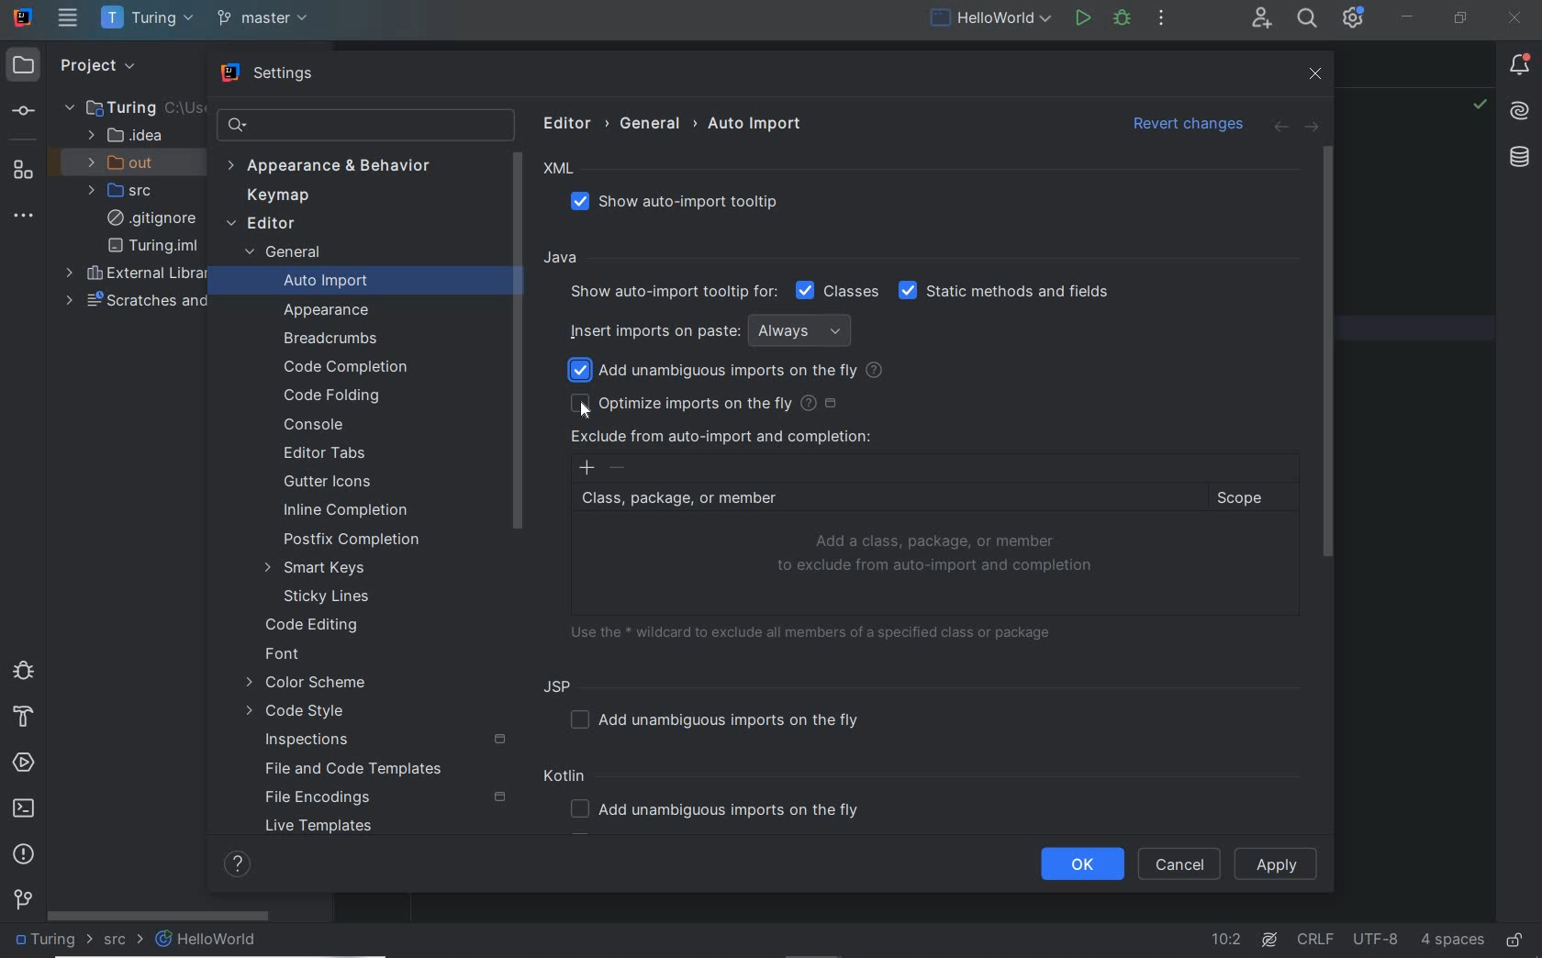  Describe the element at coordinates (270, 75) in the screenshot. I see `SETTINGS` at that location.